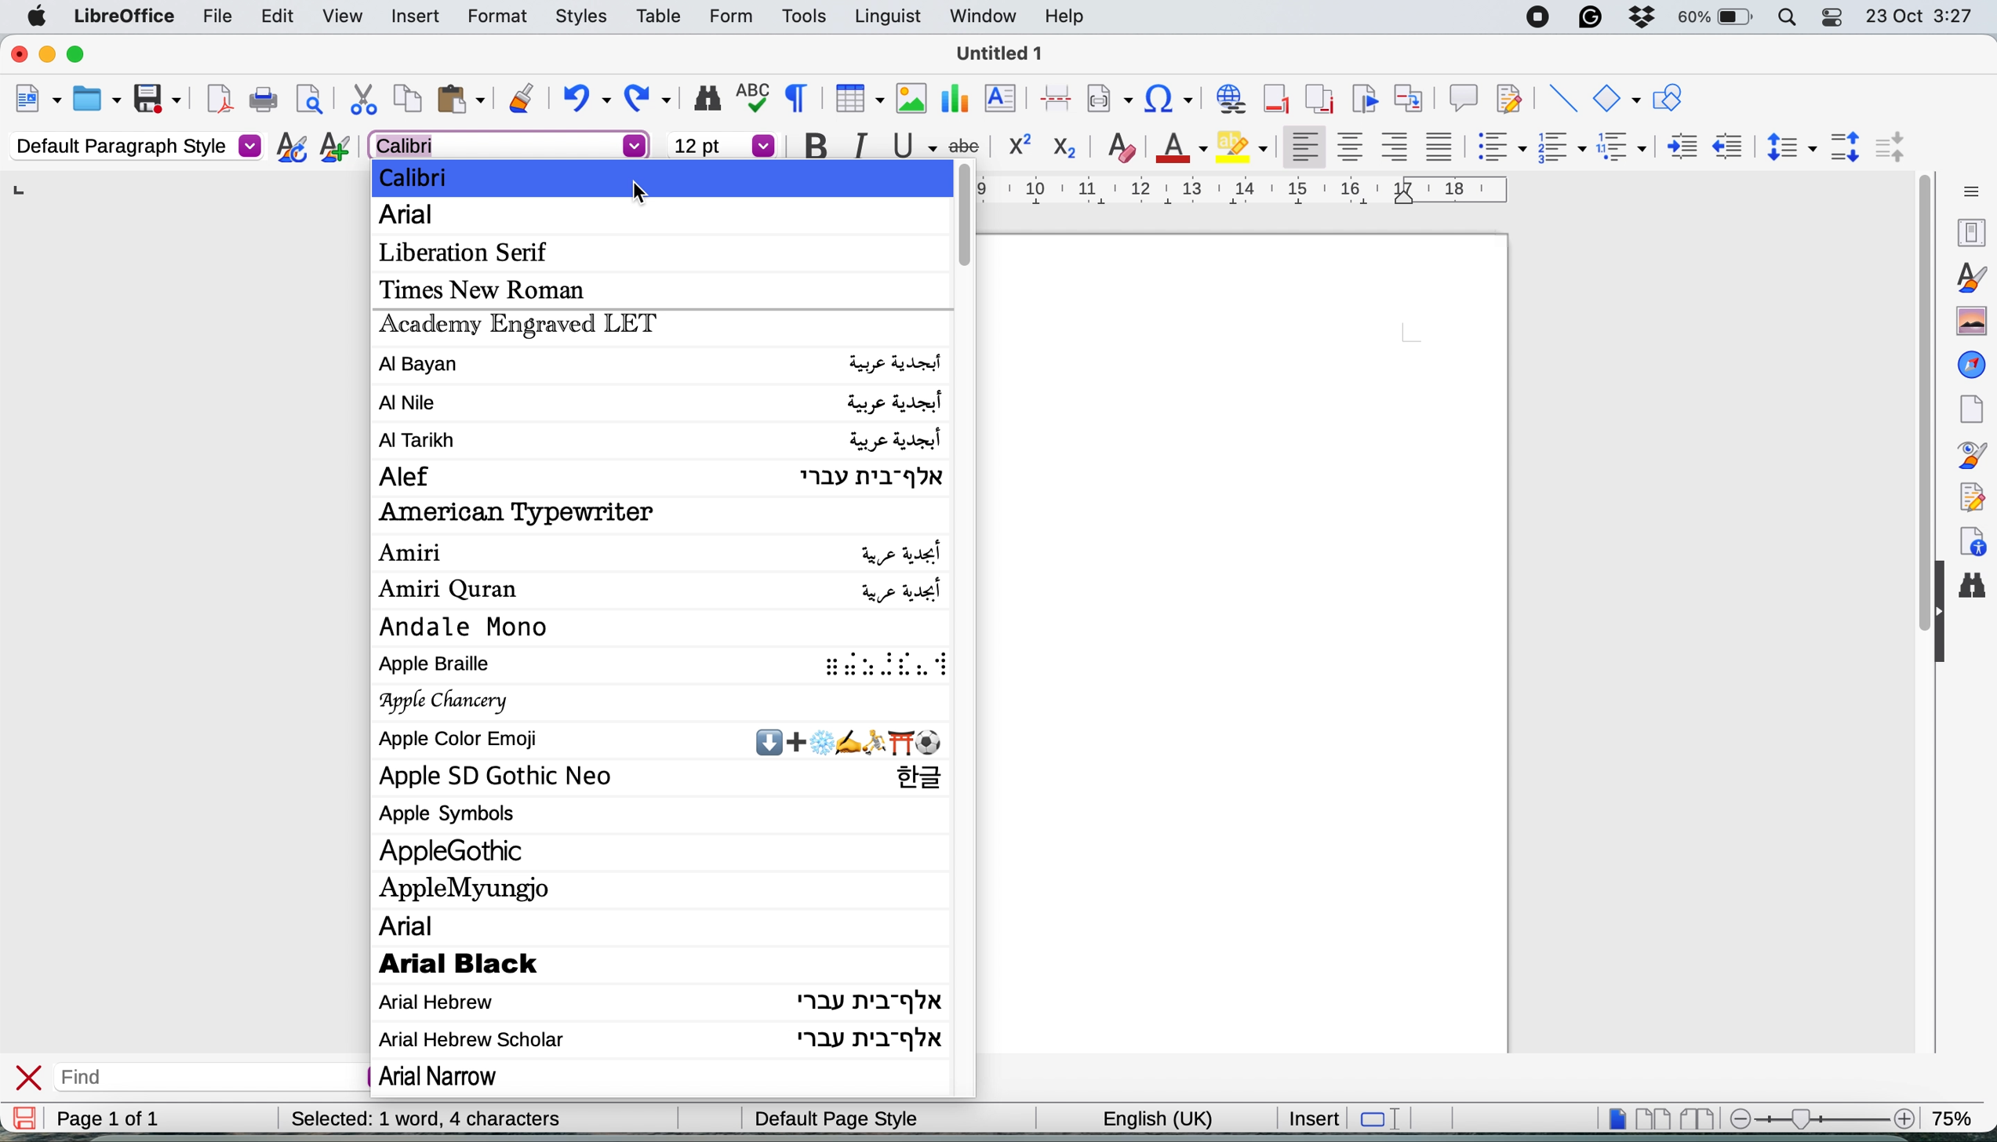 This screenshot has width=1997, height=1142. What do you see at coordinates (1312, 1118) in the screenshot?
I see `insert` at bounding box center [1312, 1118].